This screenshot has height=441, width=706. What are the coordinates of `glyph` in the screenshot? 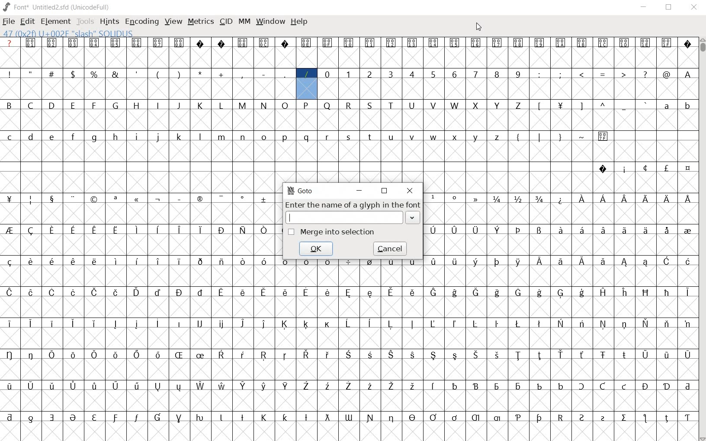 It's located at (115, 418).